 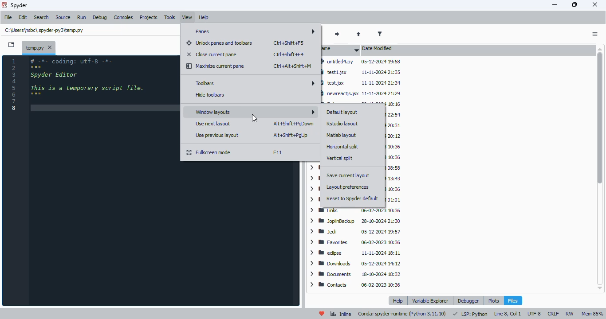 What do you see at coordinates (430, 300) in the screenshot?
I see `variable explorer` at bounding box center [430, 300].